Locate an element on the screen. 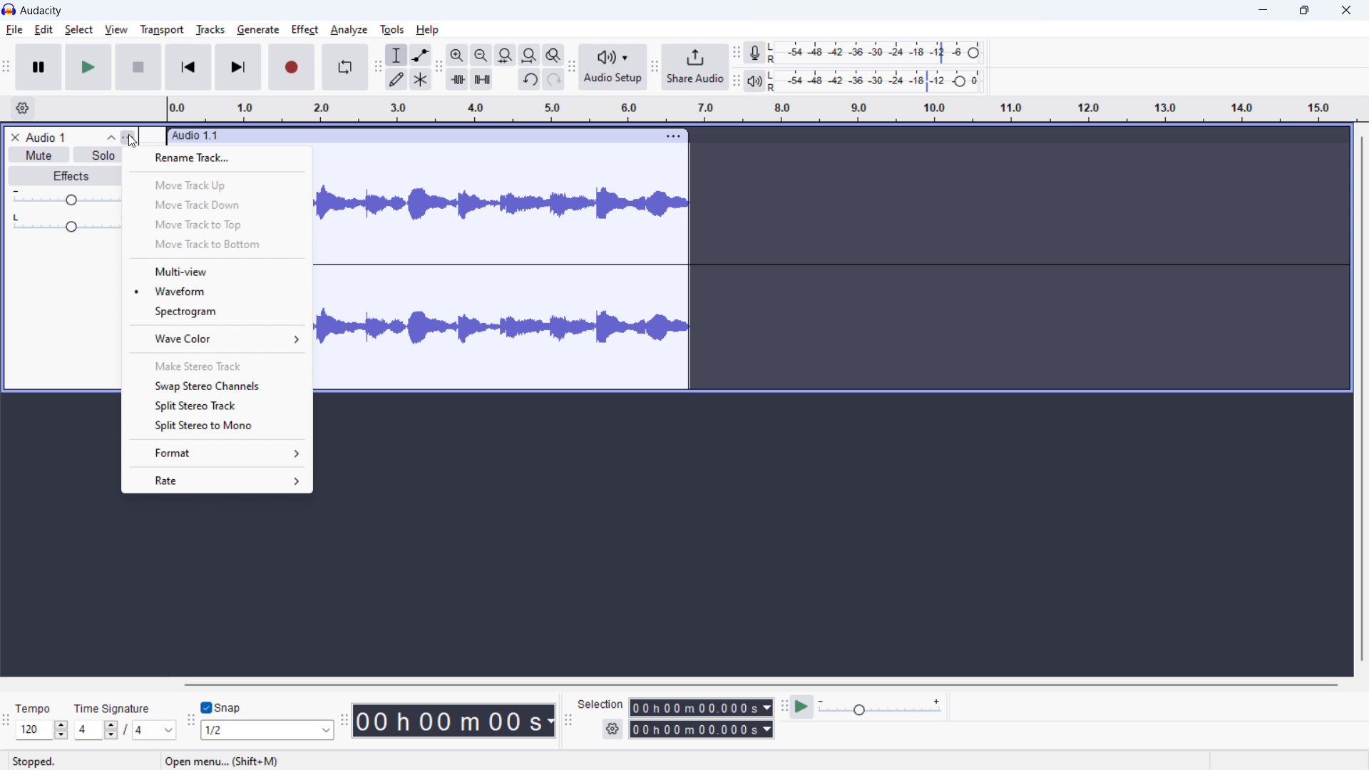 The height and width of the screenshot is (770, 1369). enable loop is located at coordinates (344, 67).